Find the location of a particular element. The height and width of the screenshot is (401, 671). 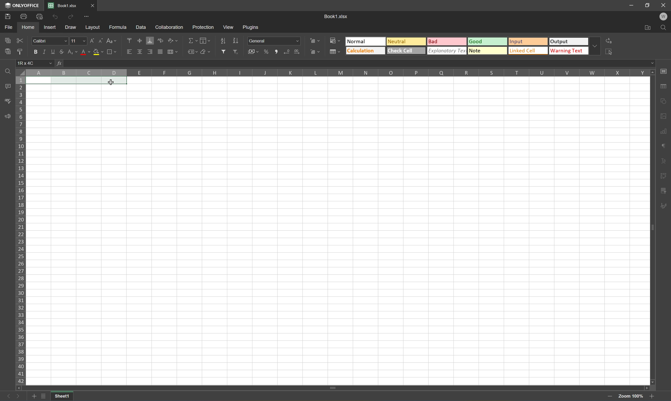

Book1.xlsx is located at coordinates (63, 6).